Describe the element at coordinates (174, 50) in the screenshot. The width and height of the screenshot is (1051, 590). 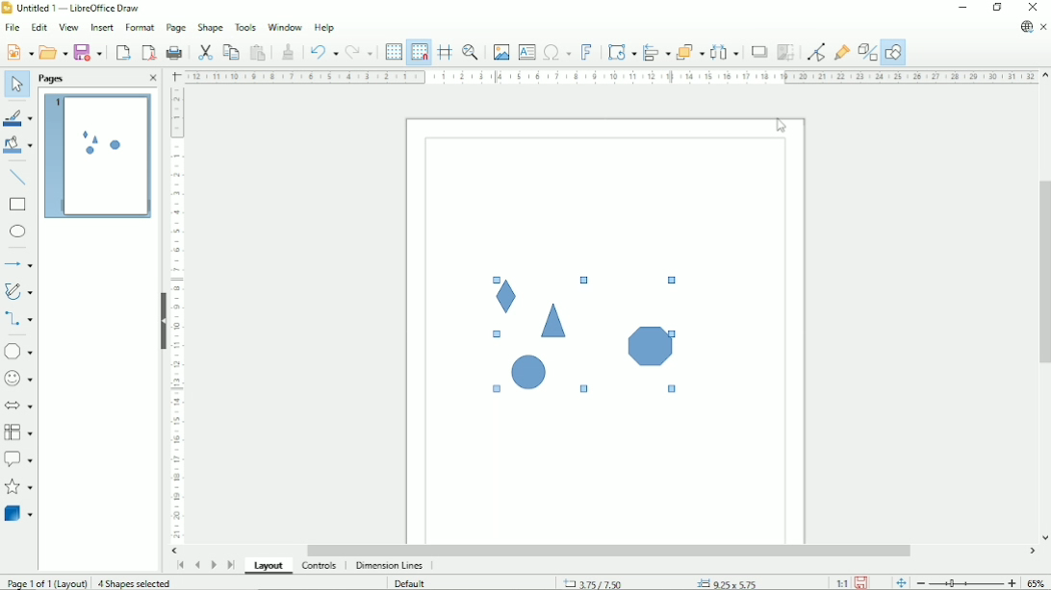
I see `Print` at that location.